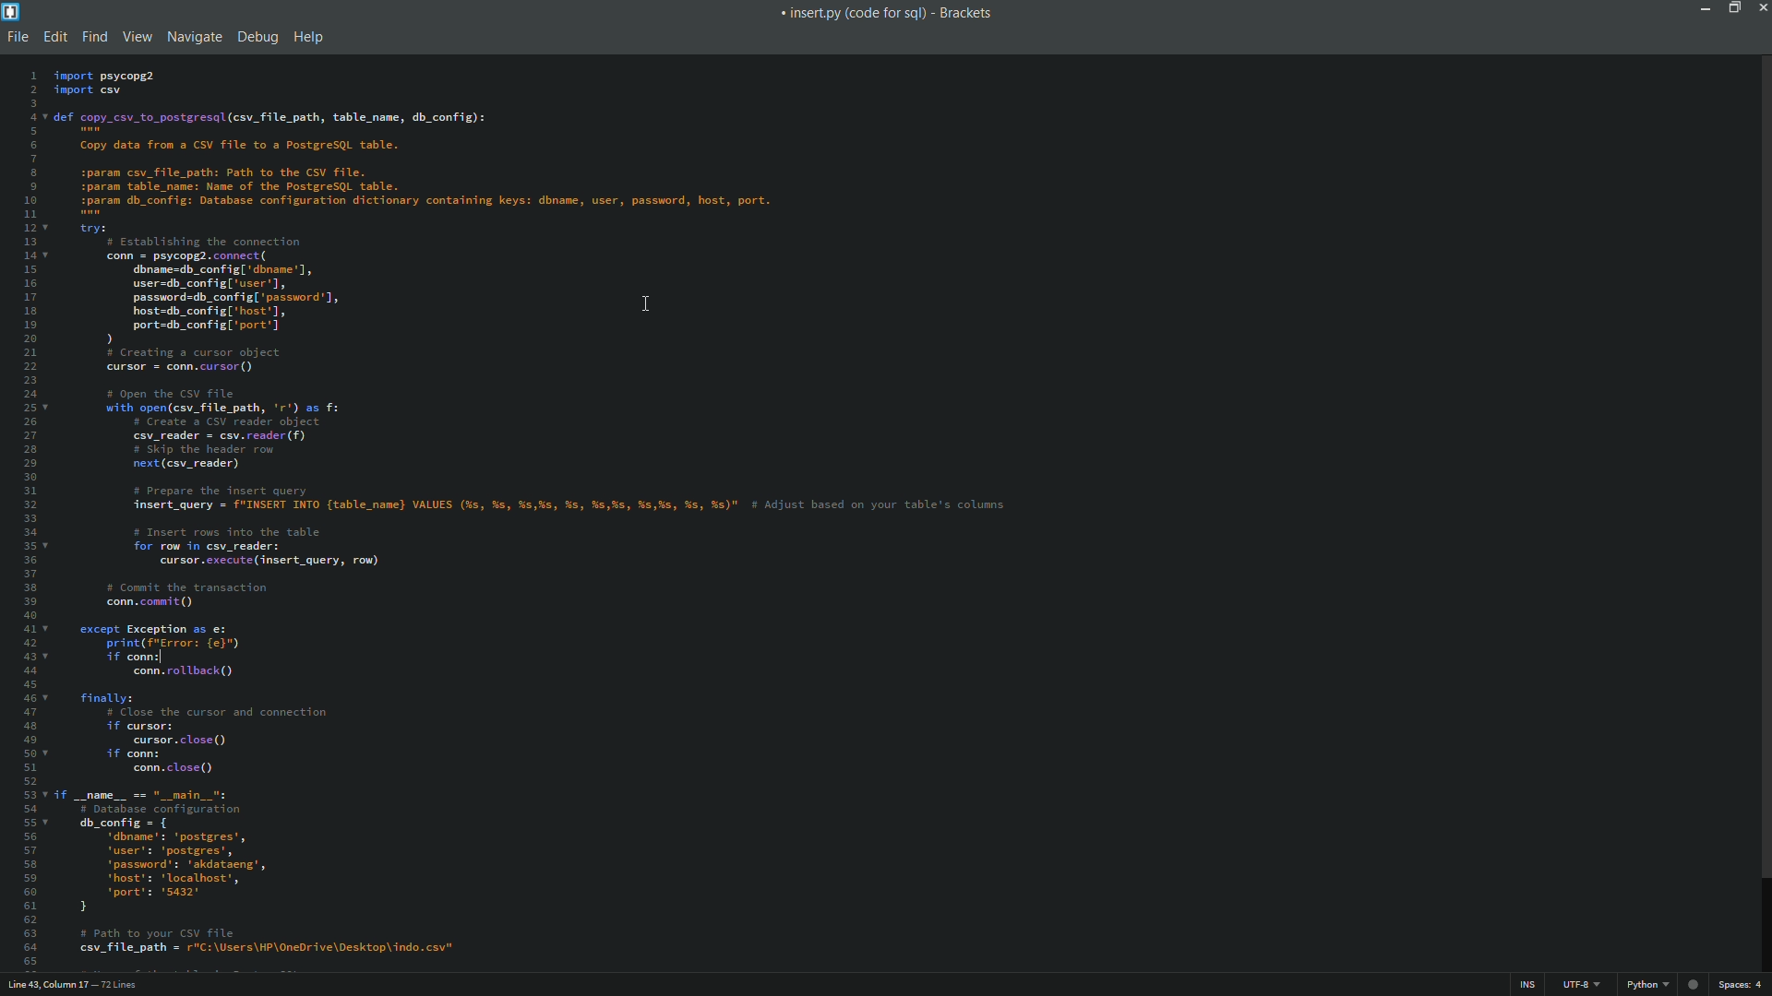  Describe the element at coordinates (1704, 7) in the screenshot. I see `minimize` at that location.